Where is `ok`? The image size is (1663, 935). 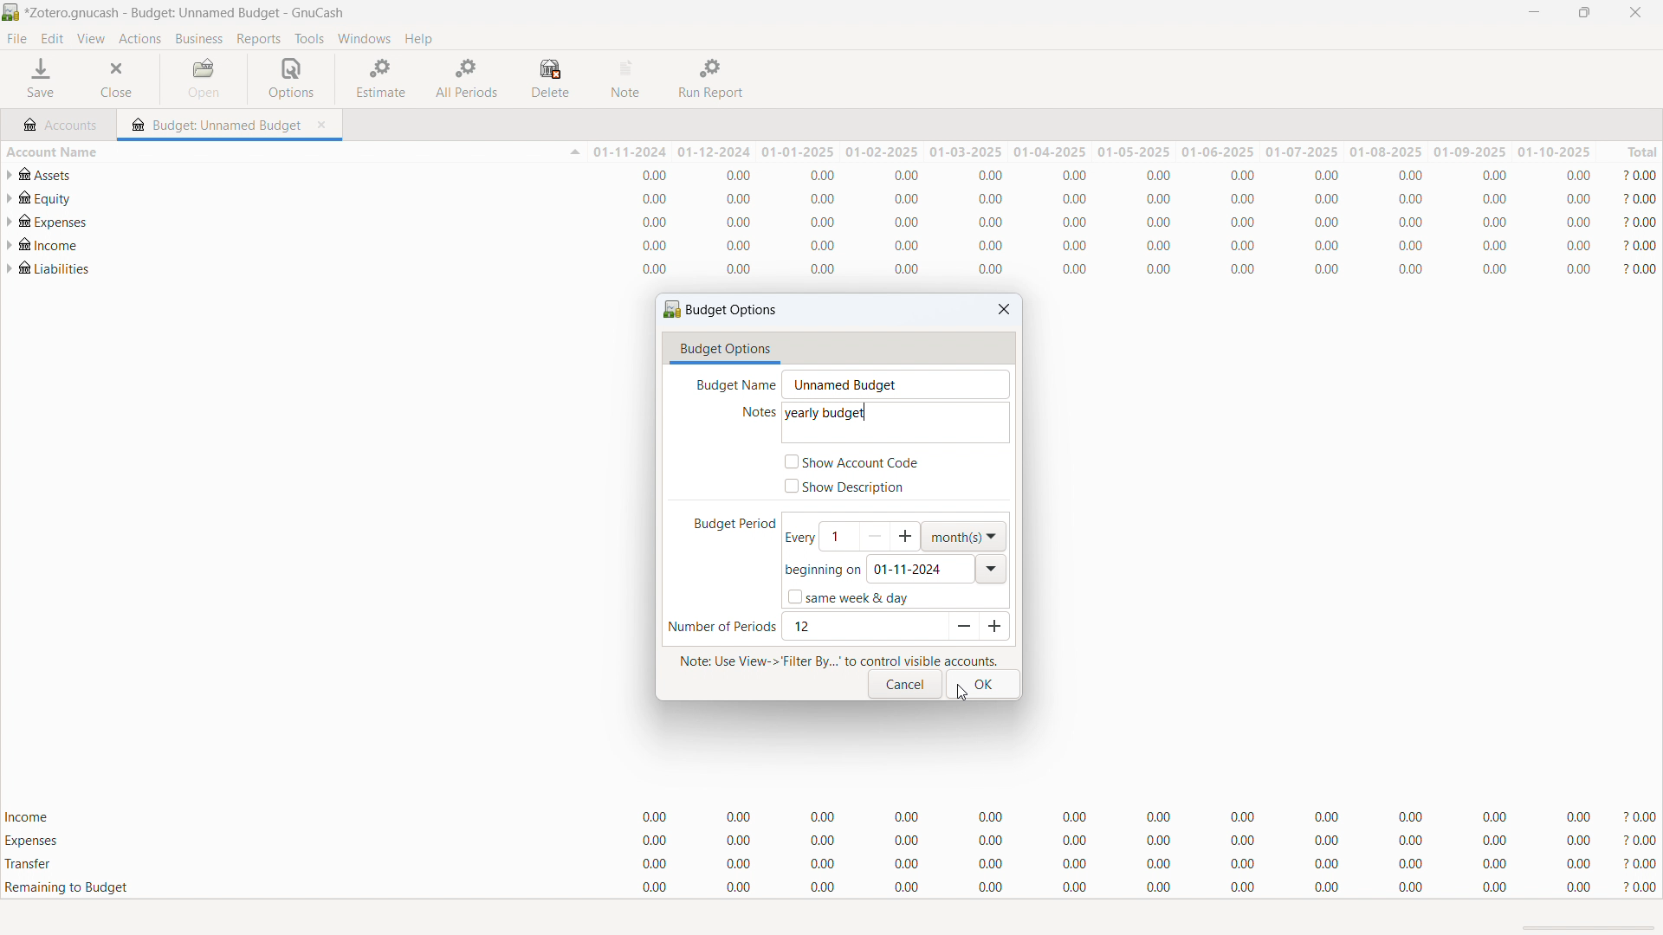
ok is located at coordinates (983, 685).